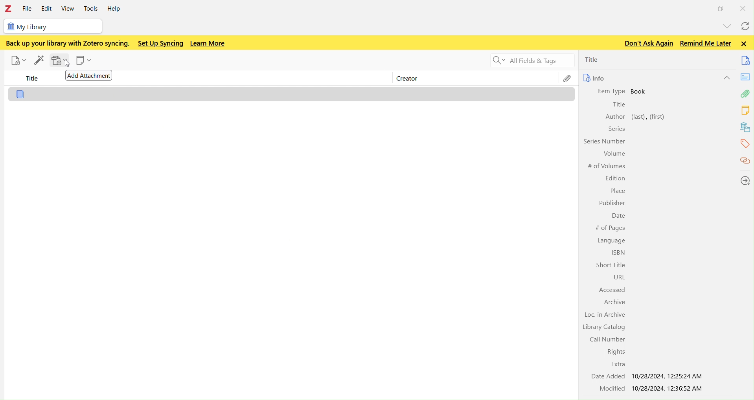 This screenshot has width=754, height=400. I want to click on locations, so click(745, 181).